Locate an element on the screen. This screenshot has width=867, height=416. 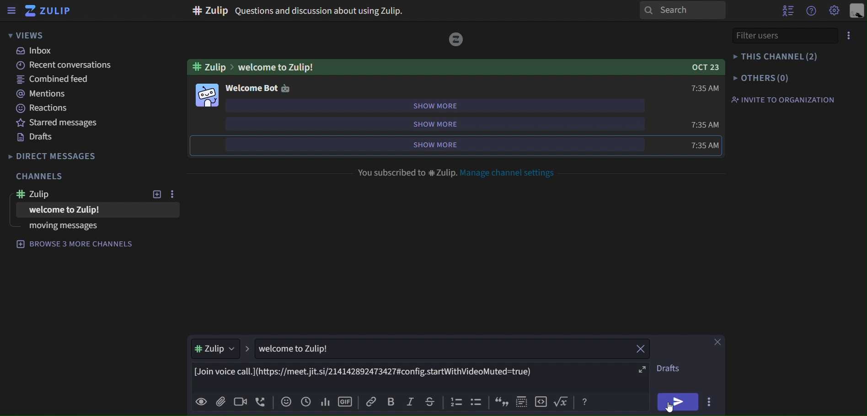
send is located at coordinates (677, 402).